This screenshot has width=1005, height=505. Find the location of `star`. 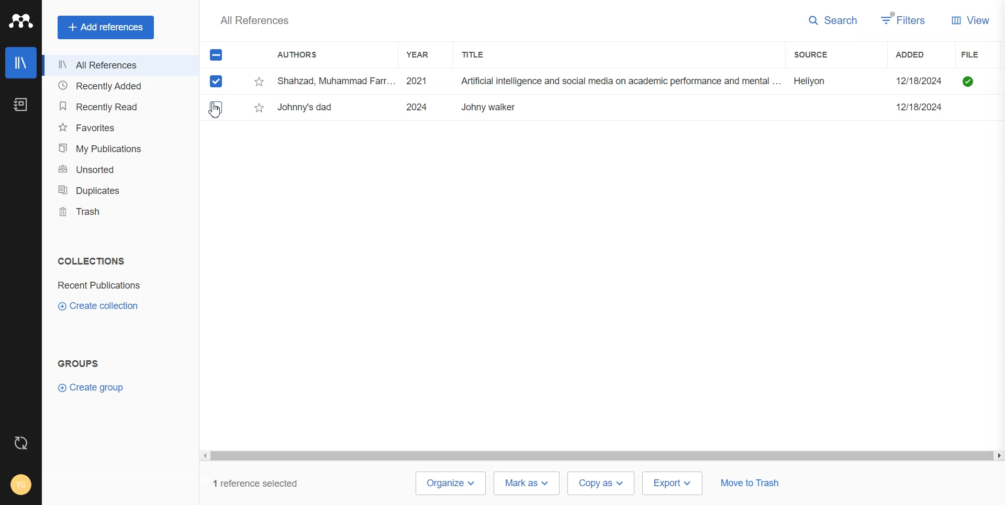

star is located at coordinates (260, 82).